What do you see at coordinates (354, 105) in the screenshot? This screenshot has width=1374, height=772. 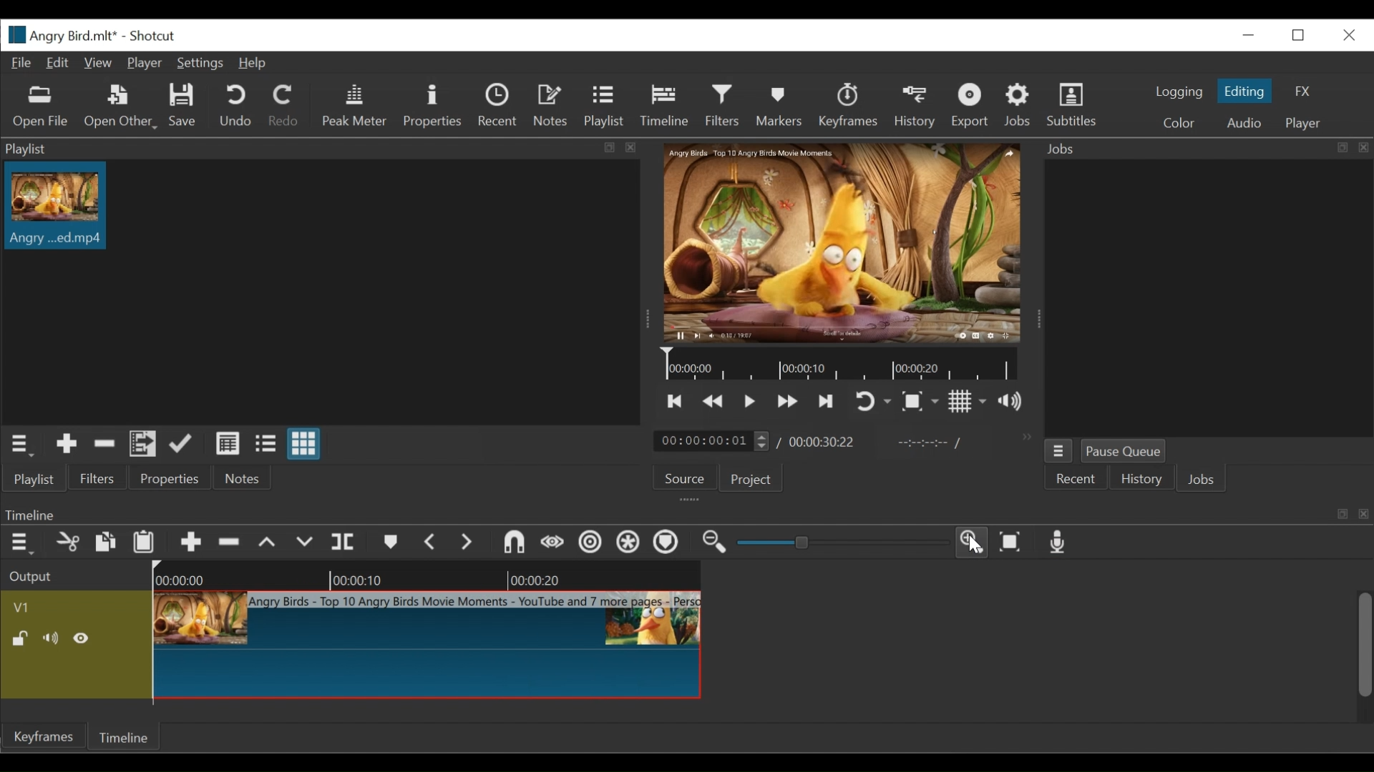 I see `Peak Meter` at bounding box center [354, 105].